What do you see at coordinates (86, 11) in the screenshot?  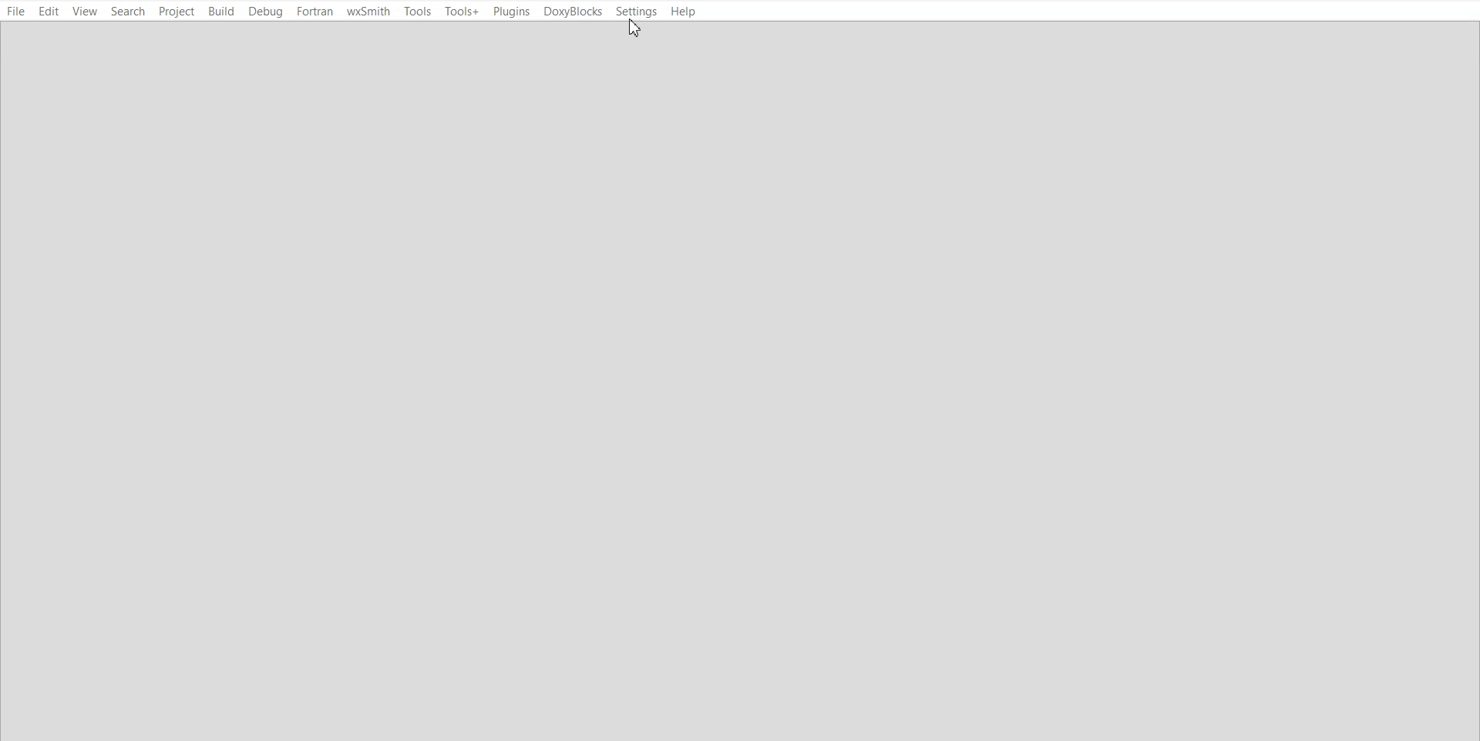 I see `View` at bounding box center [86, 11].